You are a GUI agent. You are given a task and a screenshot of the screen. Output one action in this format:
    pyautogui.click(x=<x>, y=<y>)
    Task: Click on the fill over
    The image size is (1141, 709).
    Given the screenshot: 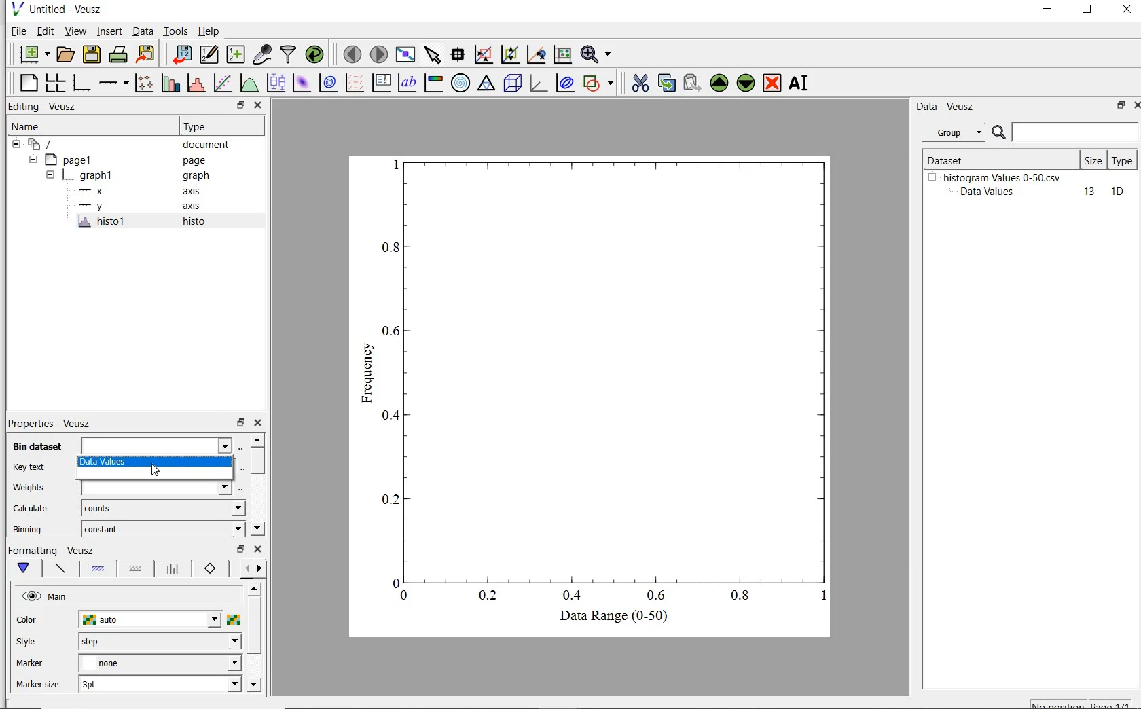 What is the action you would take?
    pyautogui.click(x=134, y=570)
    